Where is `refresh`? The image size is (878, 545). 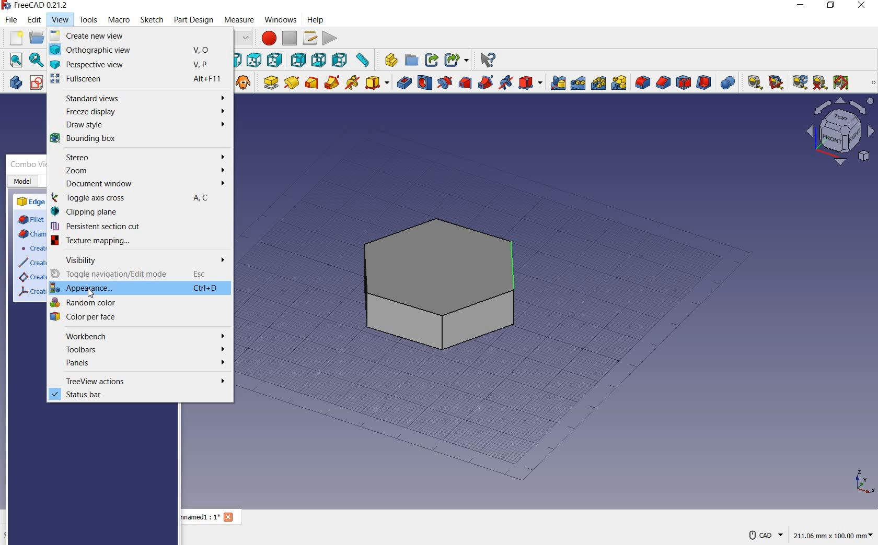
refresh is located at coordinates (800, 82).